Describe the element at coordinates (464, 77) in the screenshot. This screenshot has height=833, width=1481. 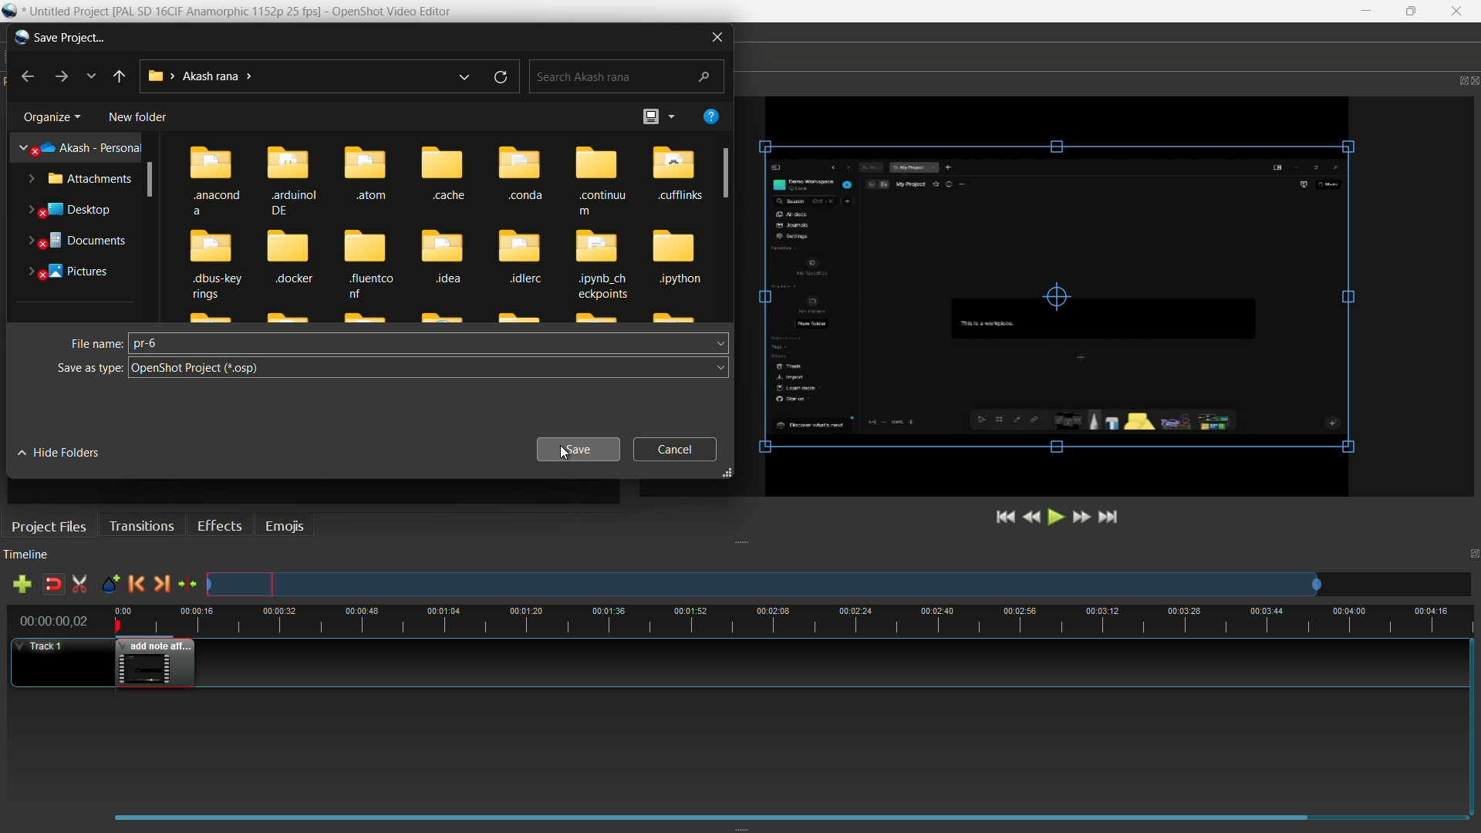
I see `previous location` at that location.